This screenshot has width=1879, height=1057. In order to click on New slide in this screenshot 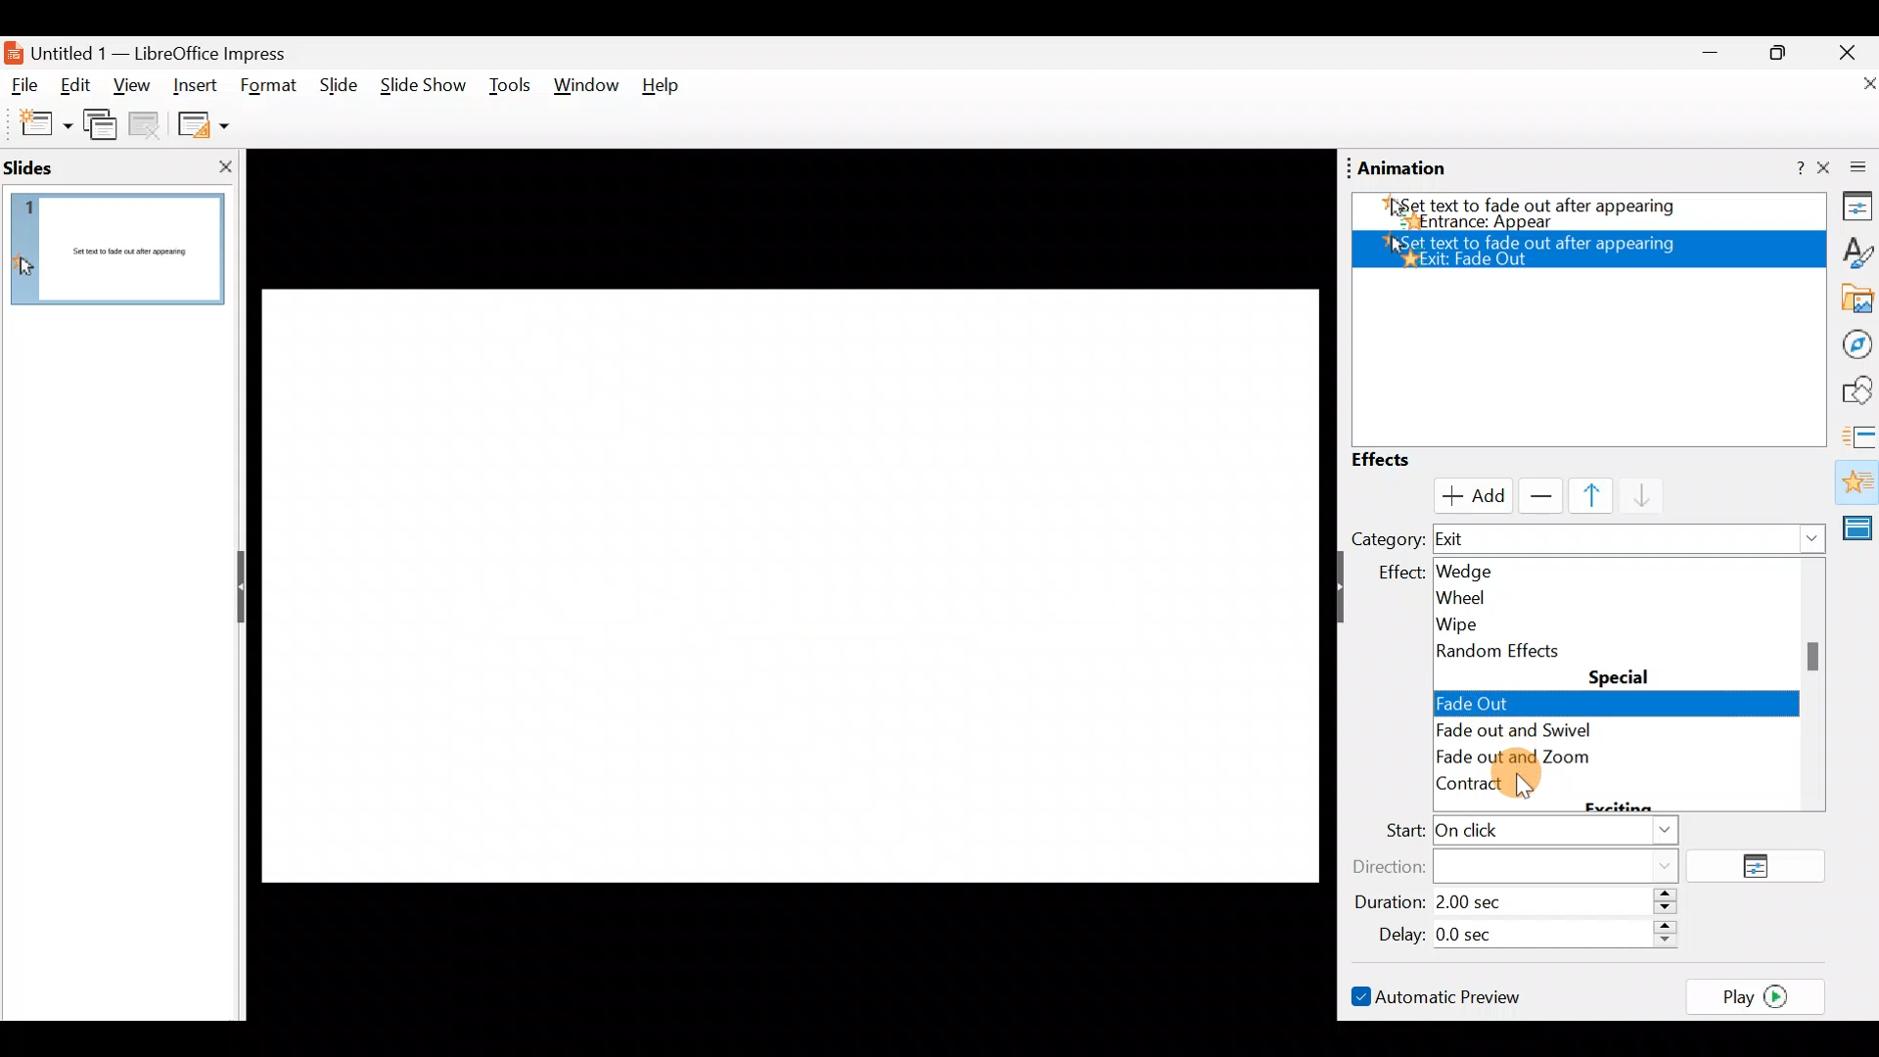, I will do `click(36, 124)`.